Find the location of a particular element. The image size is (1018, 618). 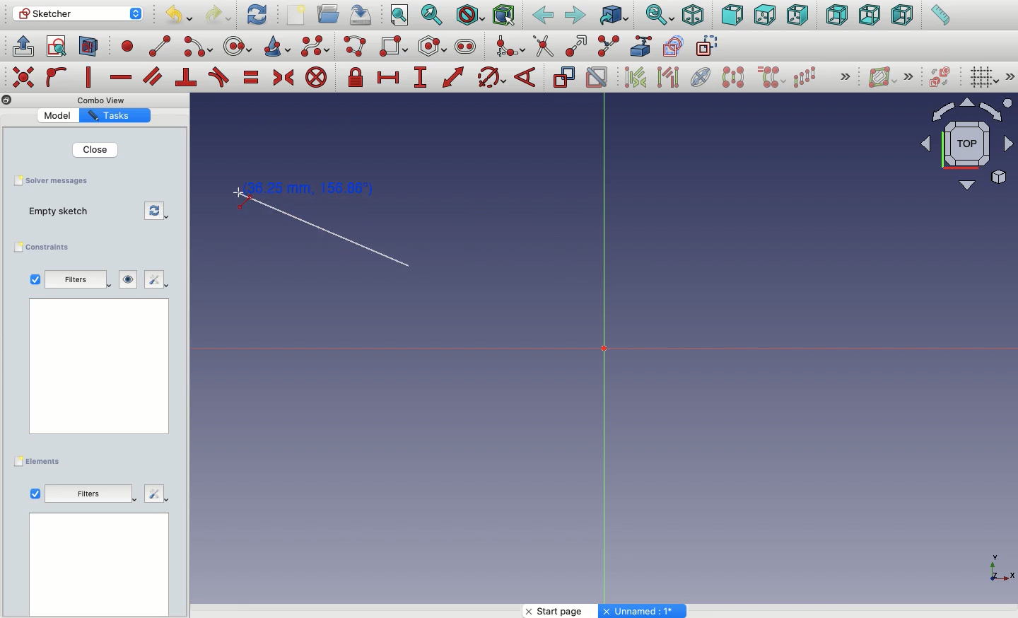

Bottom is located at coordinates (870, 16).